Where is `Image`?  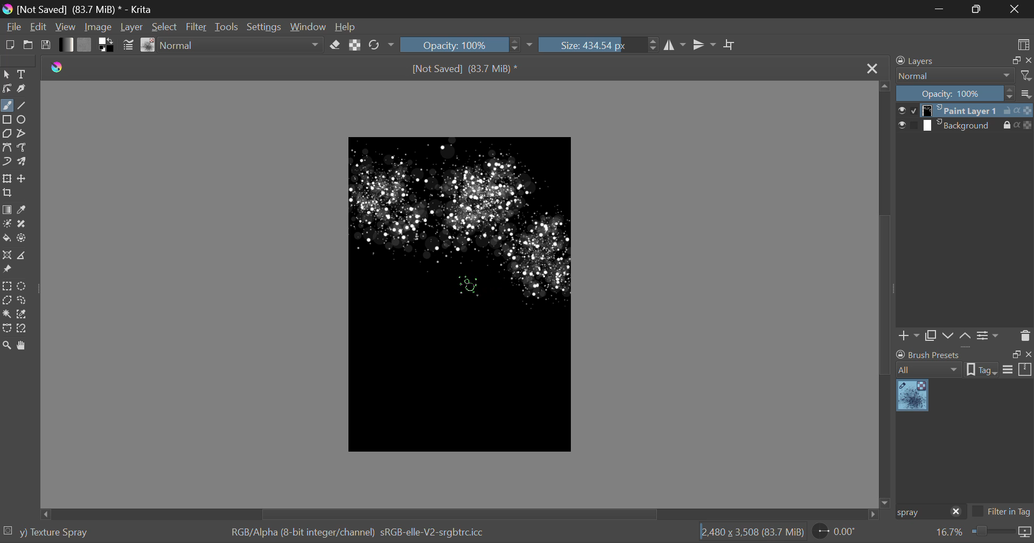
Image is located at coordinates (101, 26).